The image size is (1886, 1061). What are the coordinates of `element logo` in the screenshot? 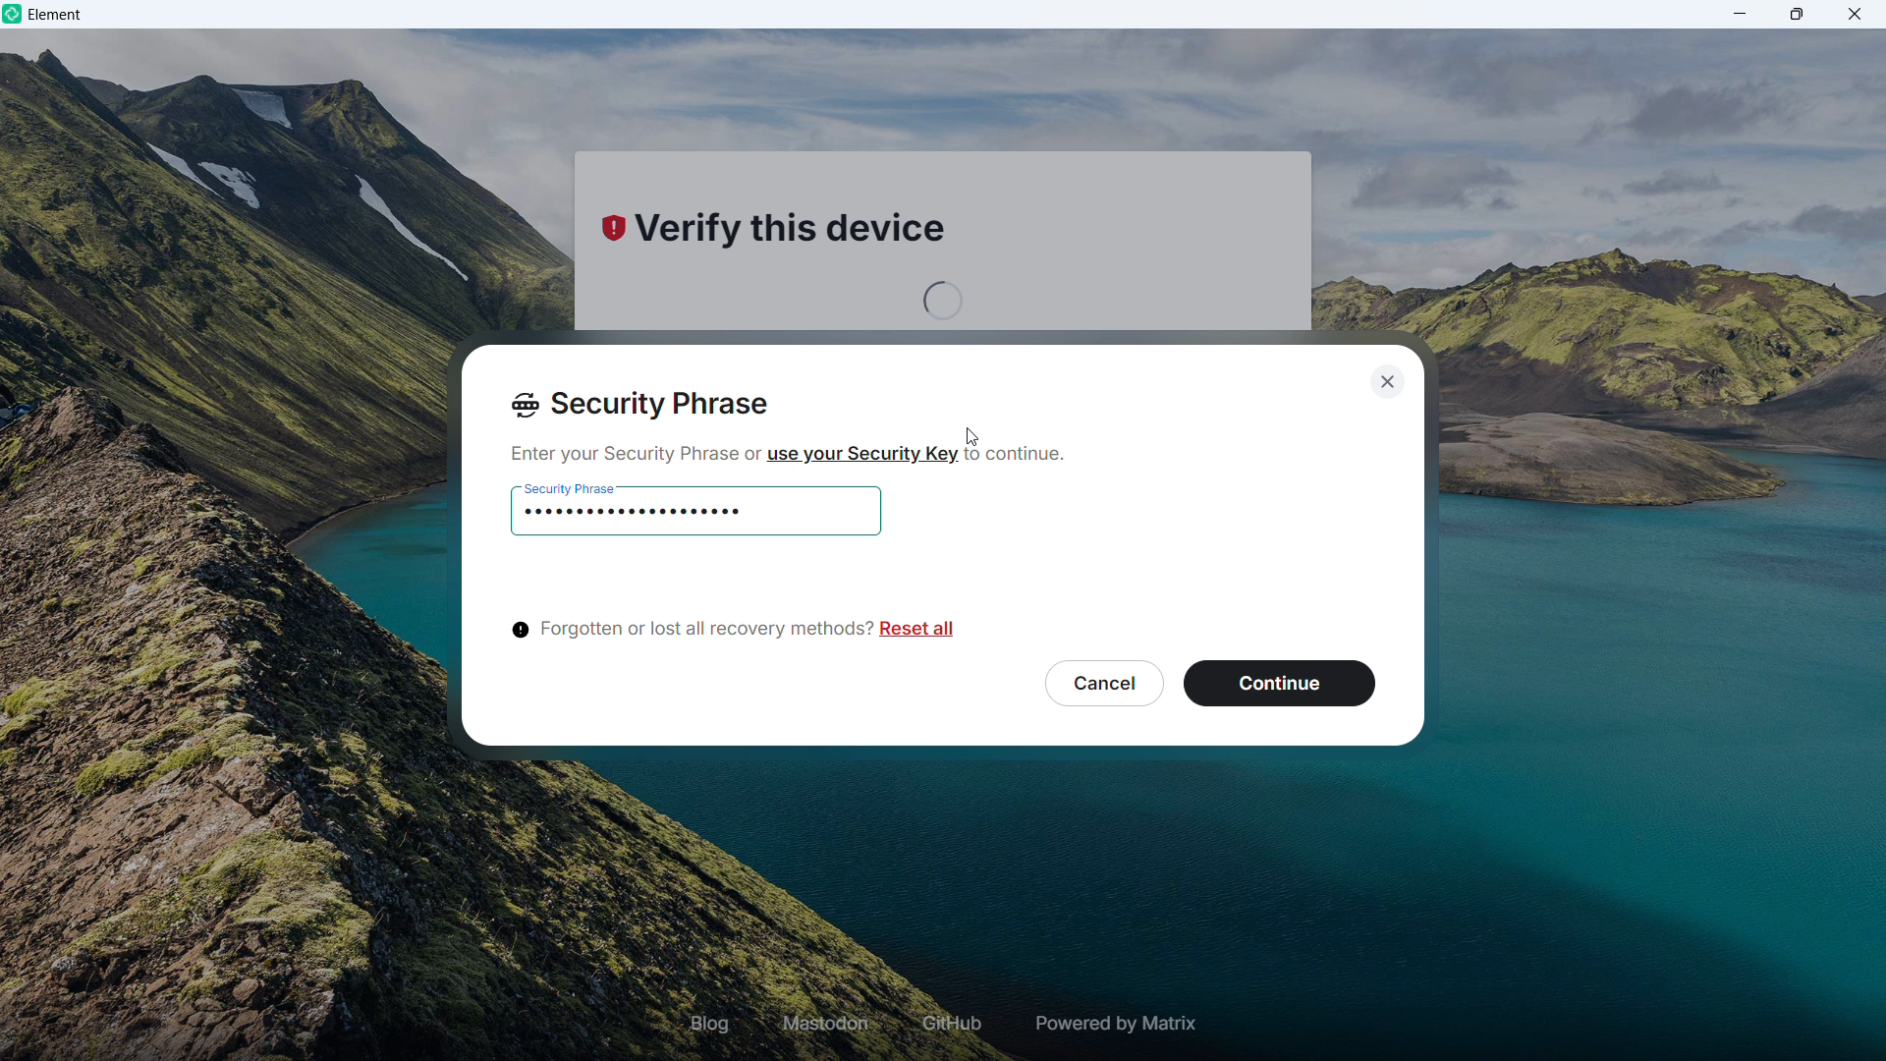 It's located at (15, 15).